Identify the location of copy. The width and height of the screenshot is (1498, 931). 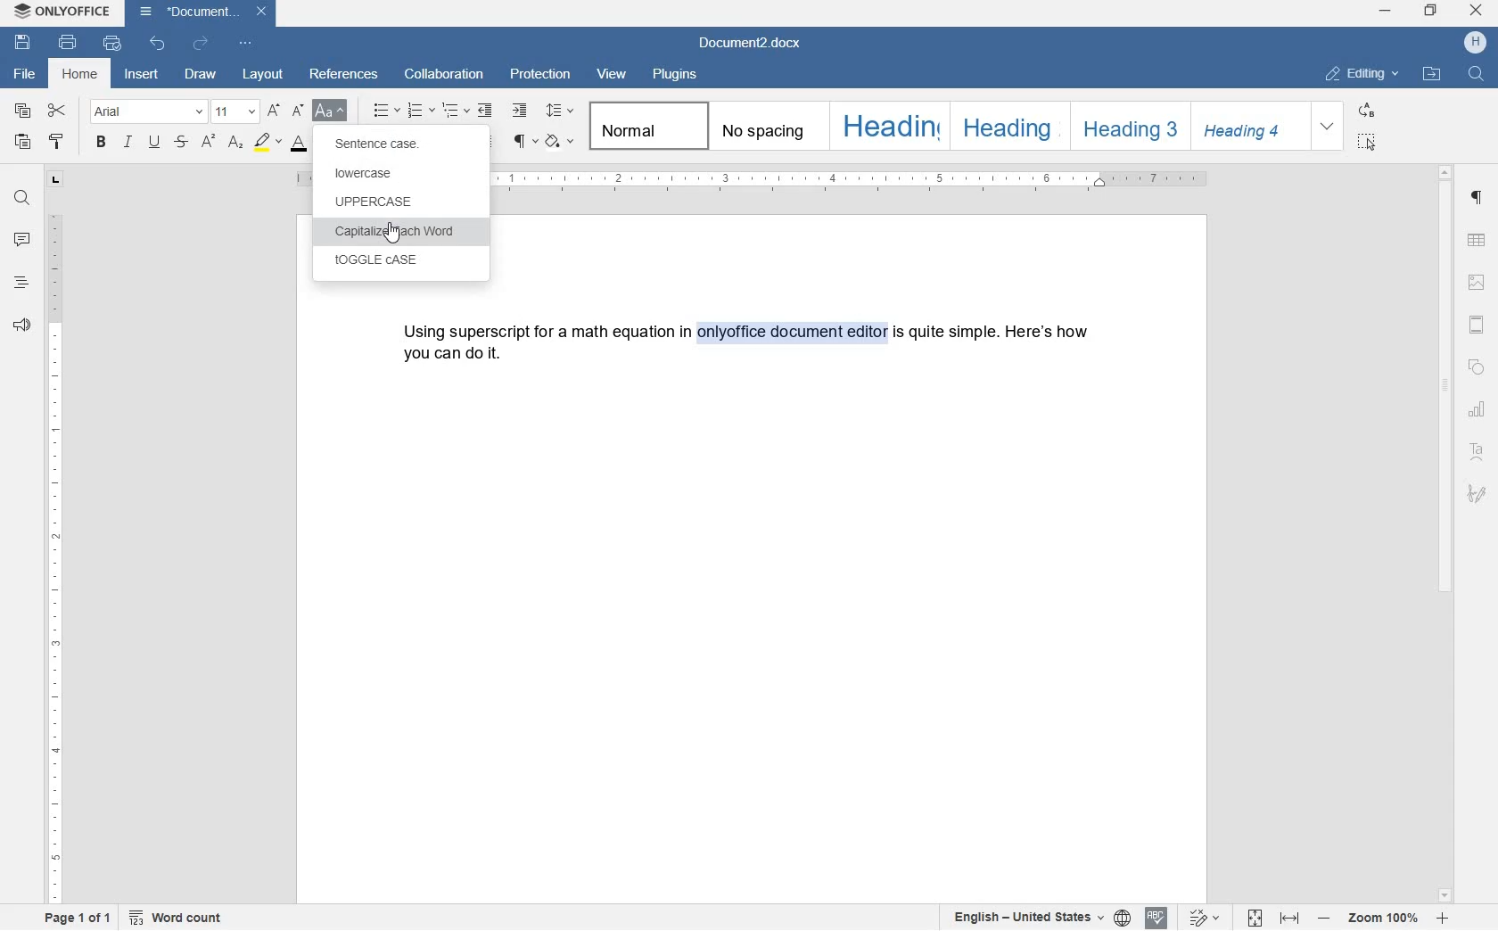
(23, 111).